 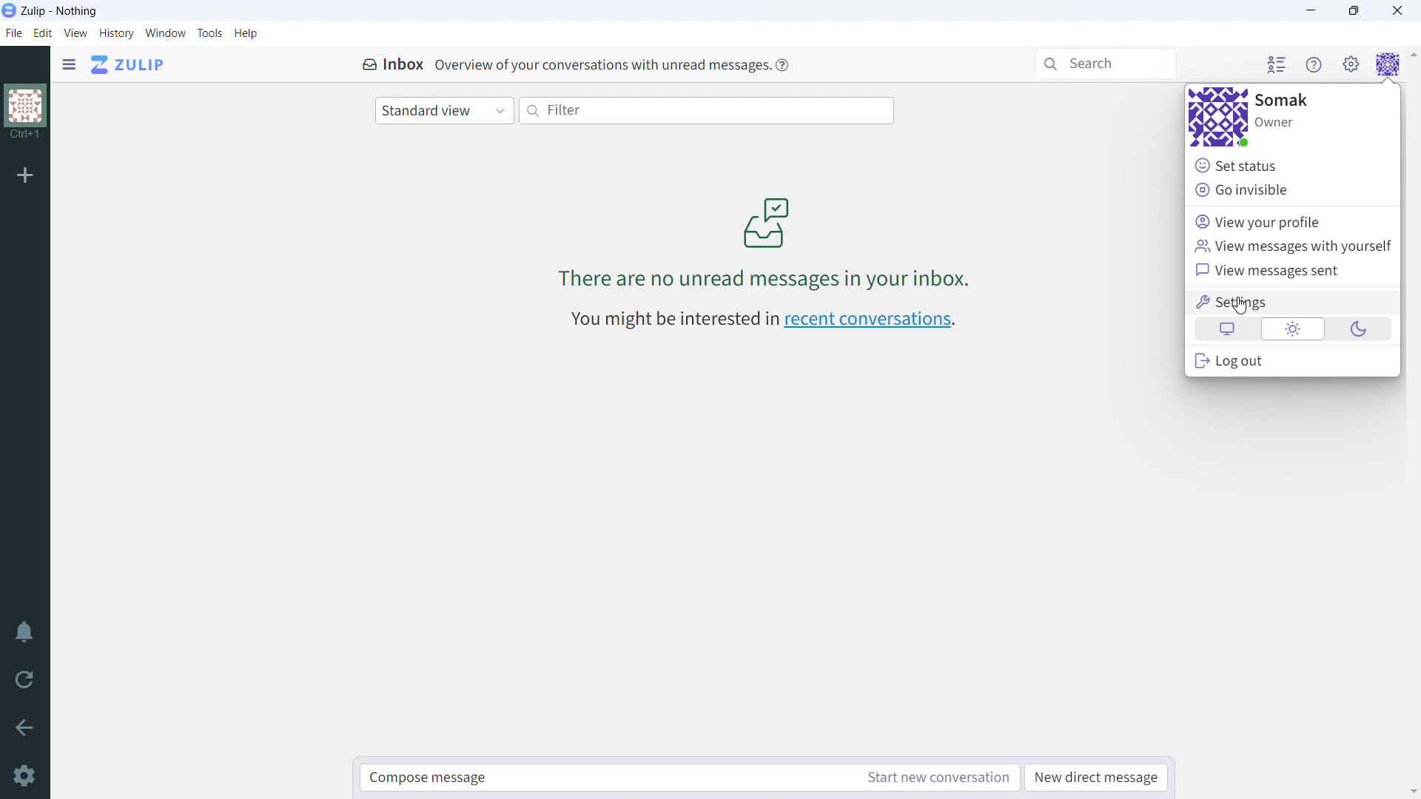 What do you see at coordinates (605, 778) in the screenshot?
I see `compose message` at bounding box center [605, 778].